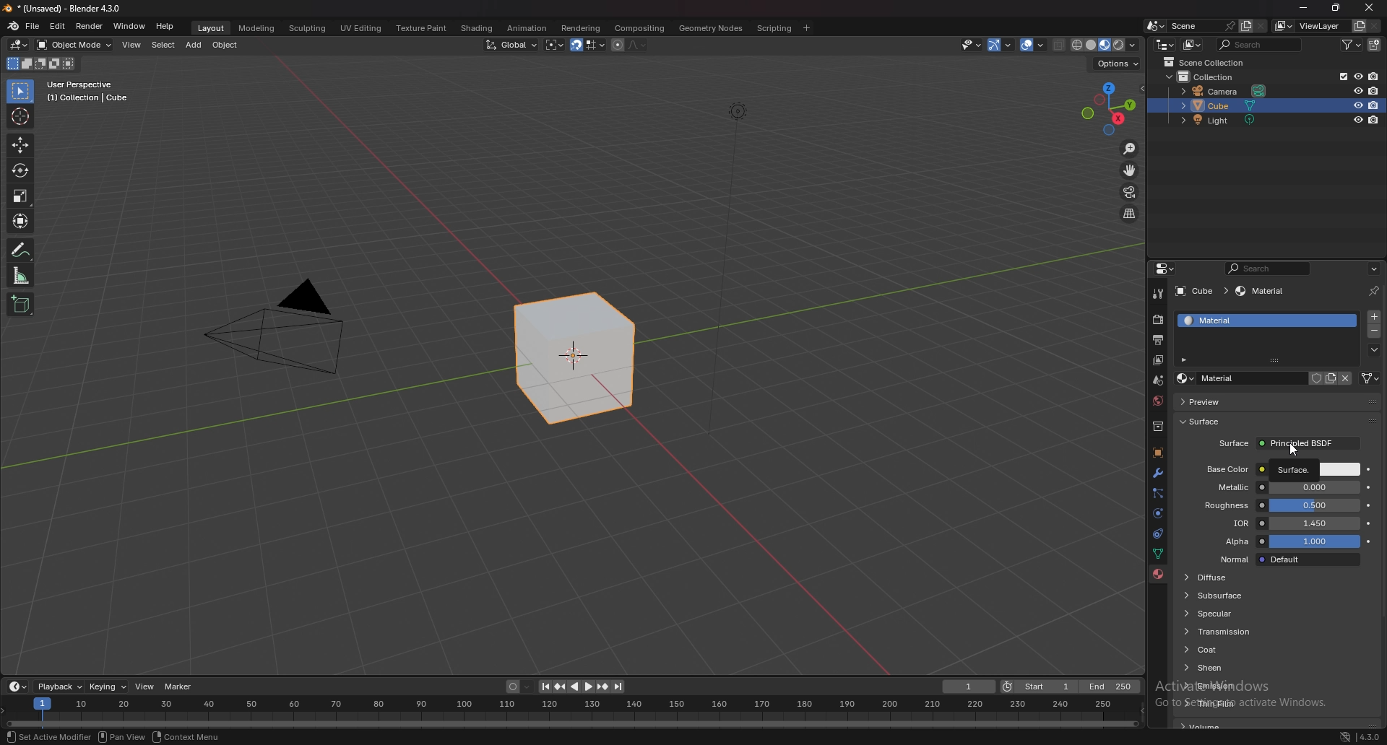 The height and width of the screenshot is (745, 1387). Describe the element at coordinates (1375, 316) in the screenshot. I see `add material` at that location.